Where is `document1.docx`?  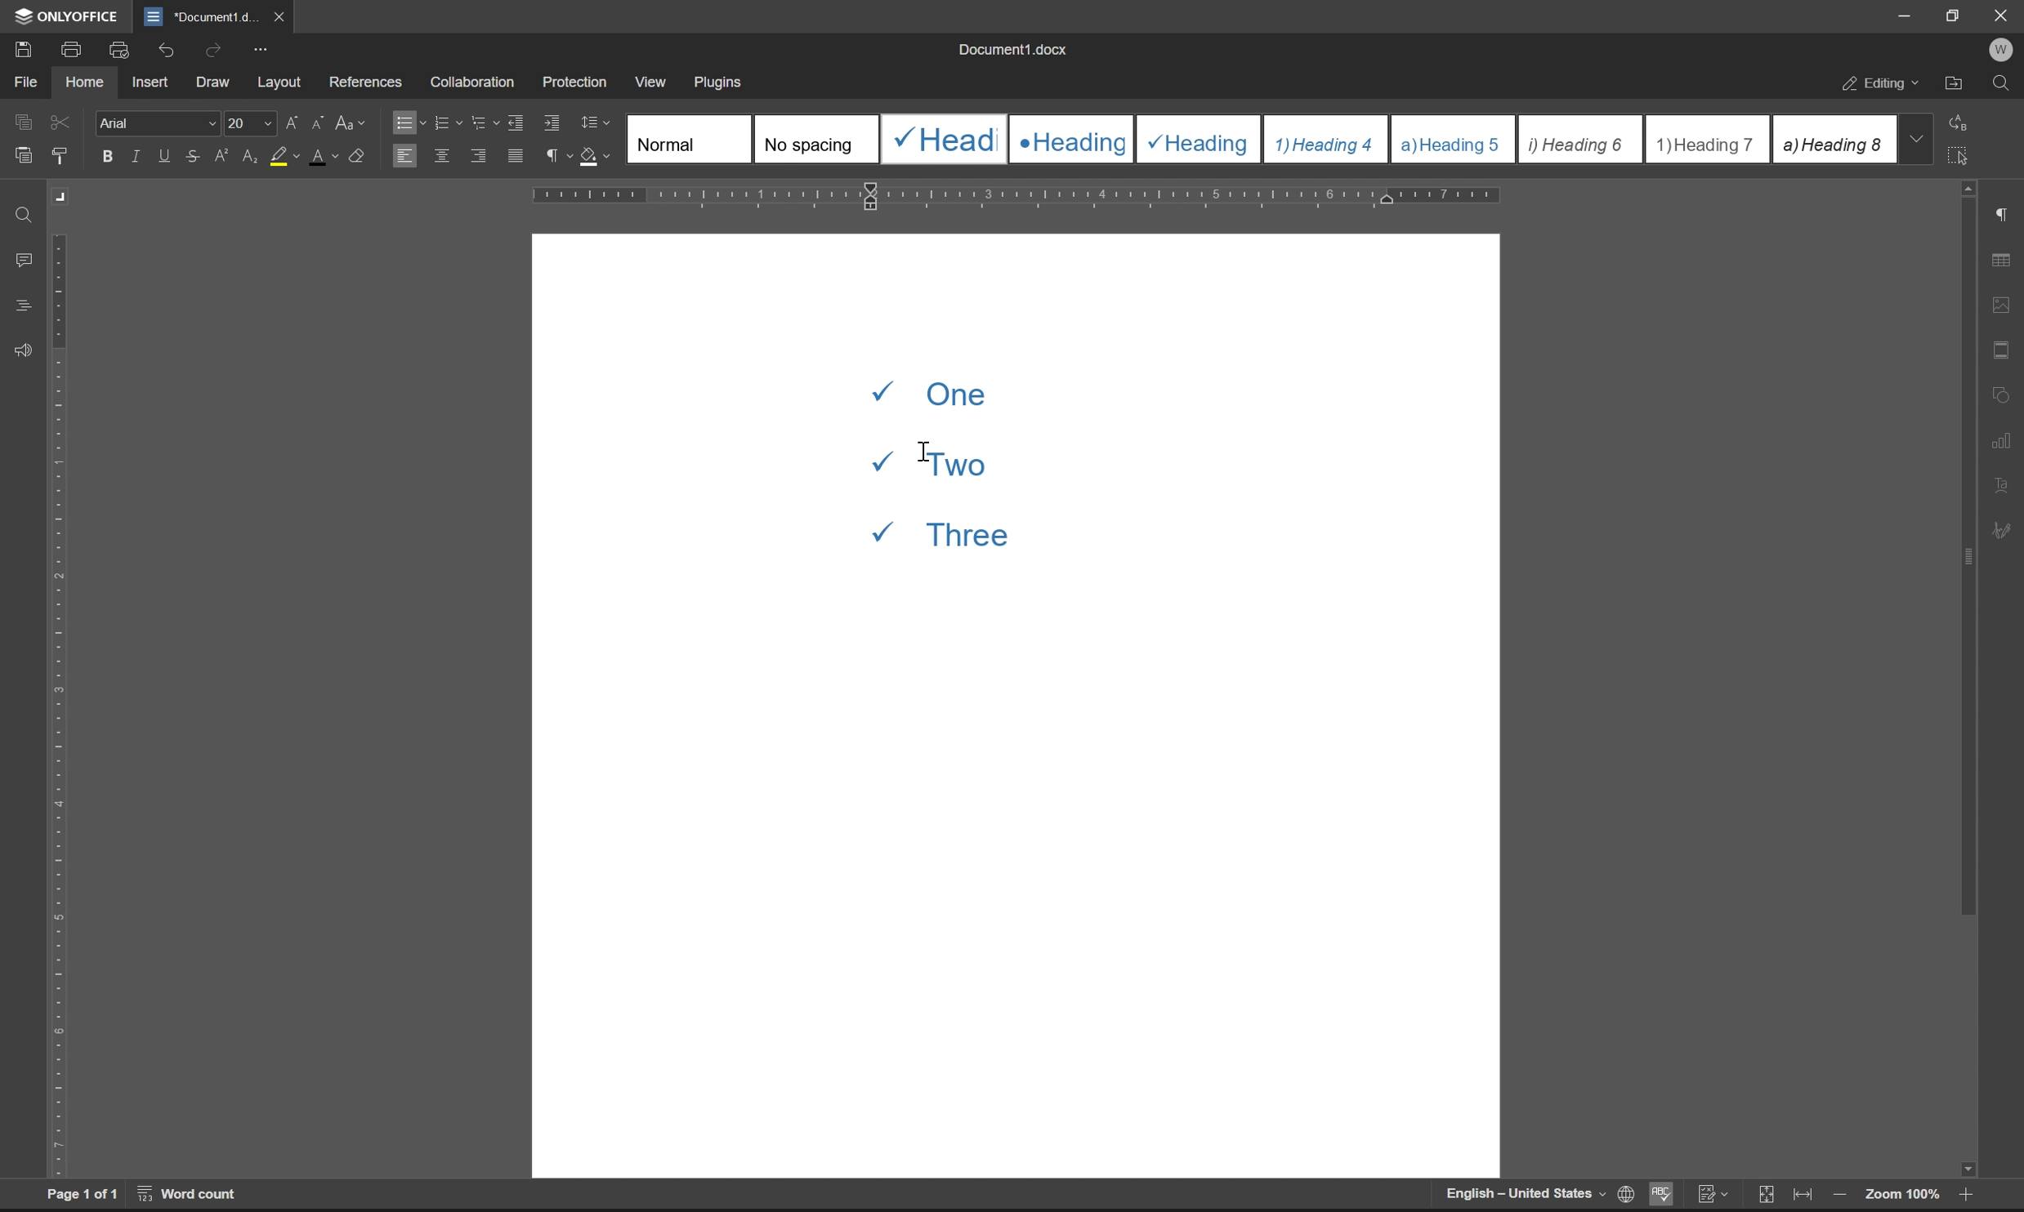
document1.docx is located at coordinates (1011, 49).